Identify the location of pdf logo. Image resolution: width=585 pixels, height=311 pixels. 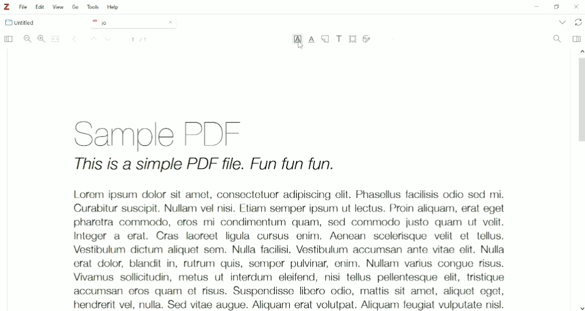
(93, 22).